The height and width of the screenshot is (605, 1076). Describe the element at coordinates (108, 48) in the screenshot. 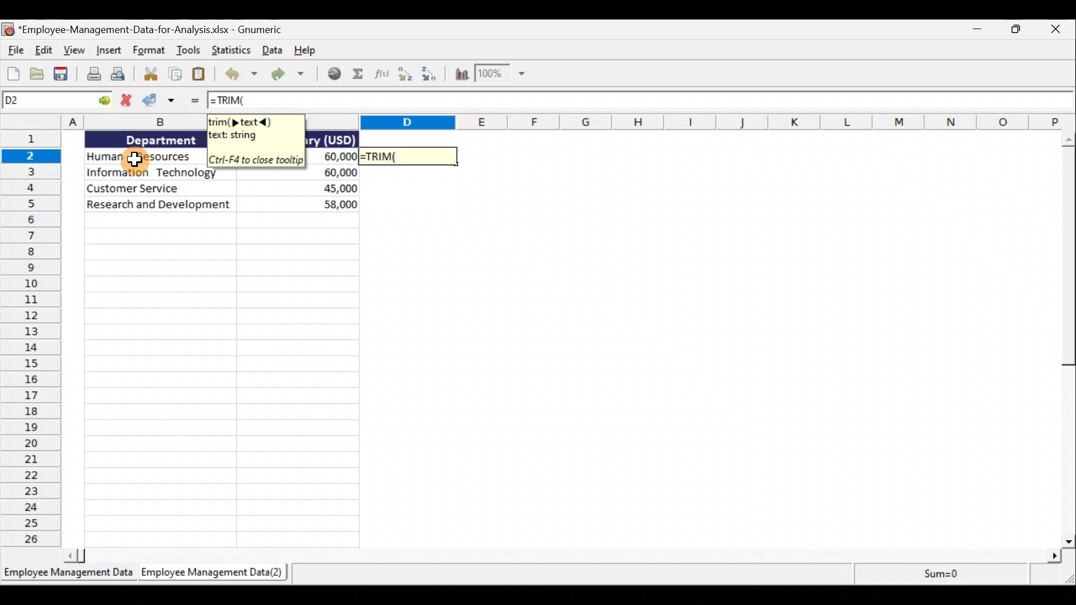

I see `Insert` at that location.